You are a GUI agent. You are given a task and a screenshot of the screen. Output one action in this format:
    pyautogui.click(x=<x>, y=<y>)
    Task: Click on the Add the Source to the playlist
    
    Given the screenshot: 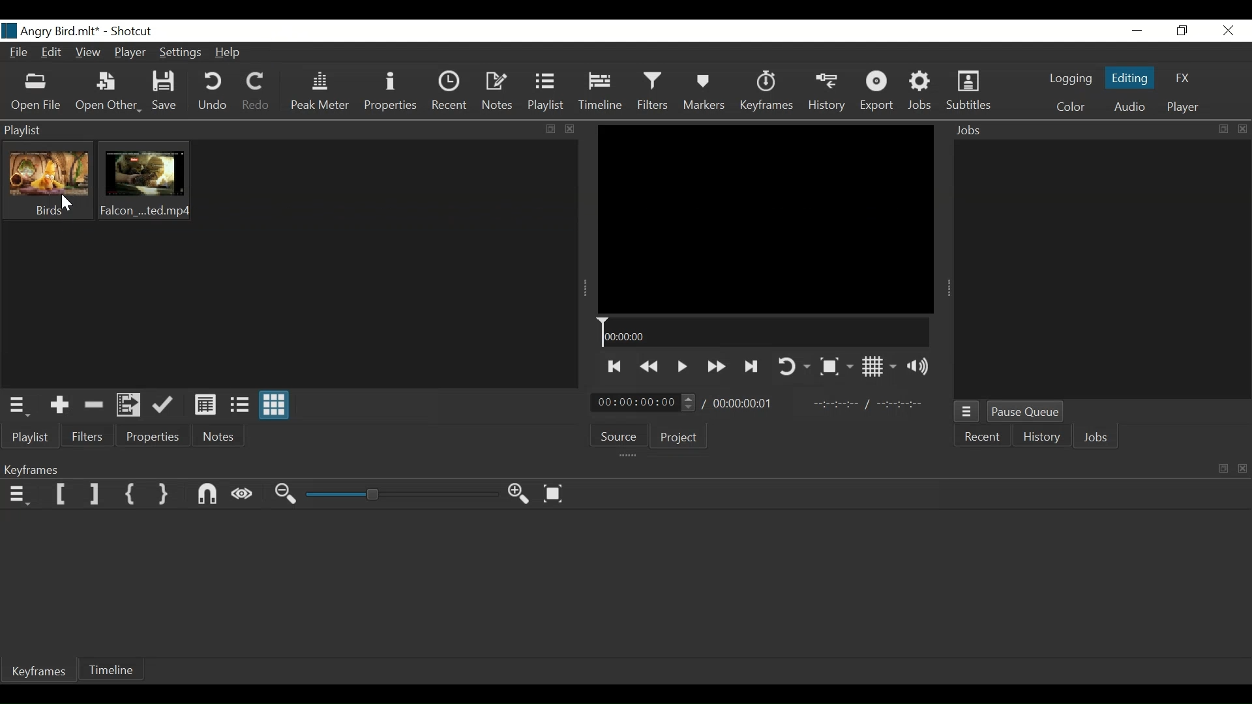 What is the action you would take?
    pyautogui.click(x=59, y=404)
    